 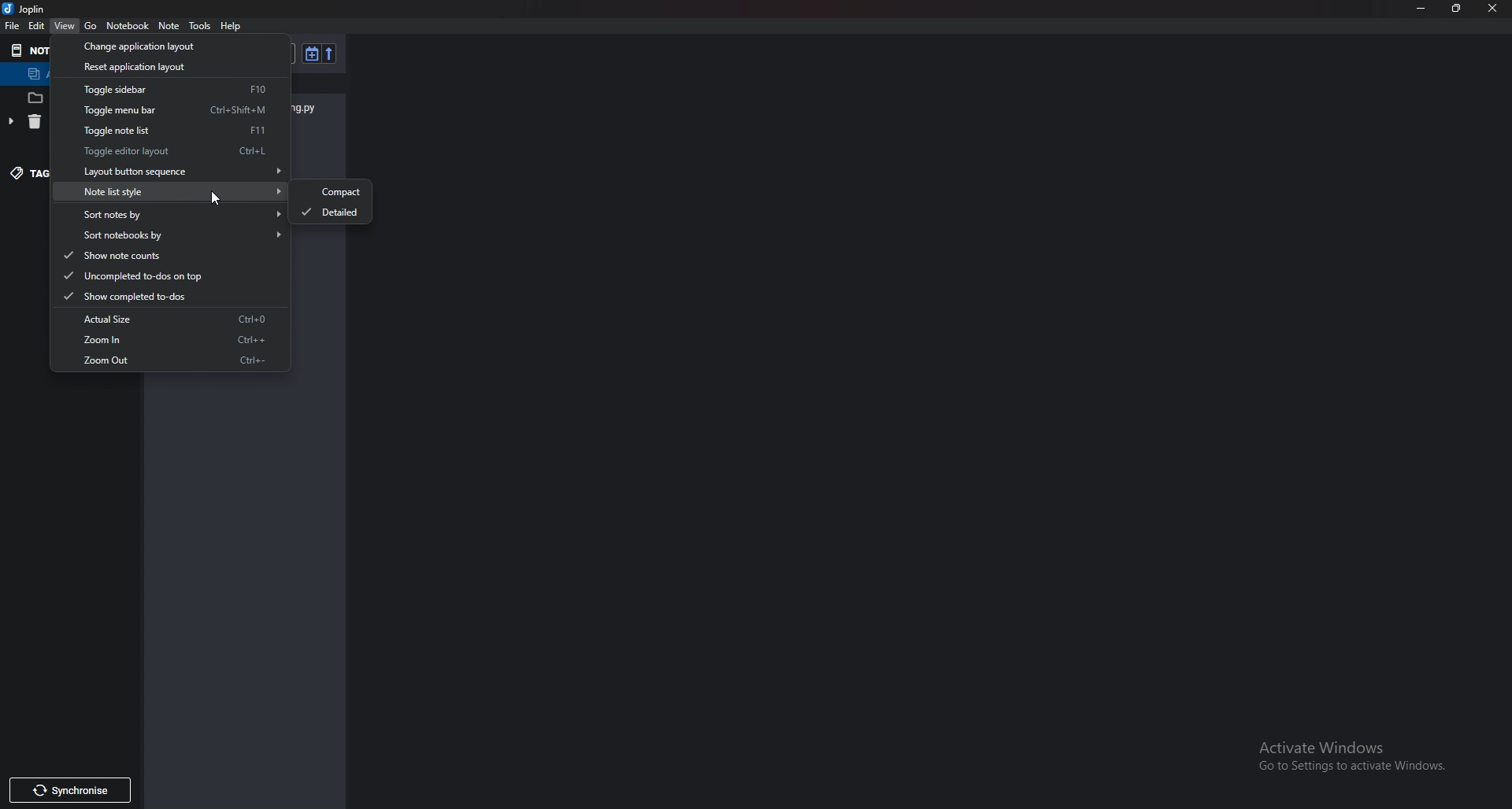 I want to click on Synchronize, so click(x=69, y=792).